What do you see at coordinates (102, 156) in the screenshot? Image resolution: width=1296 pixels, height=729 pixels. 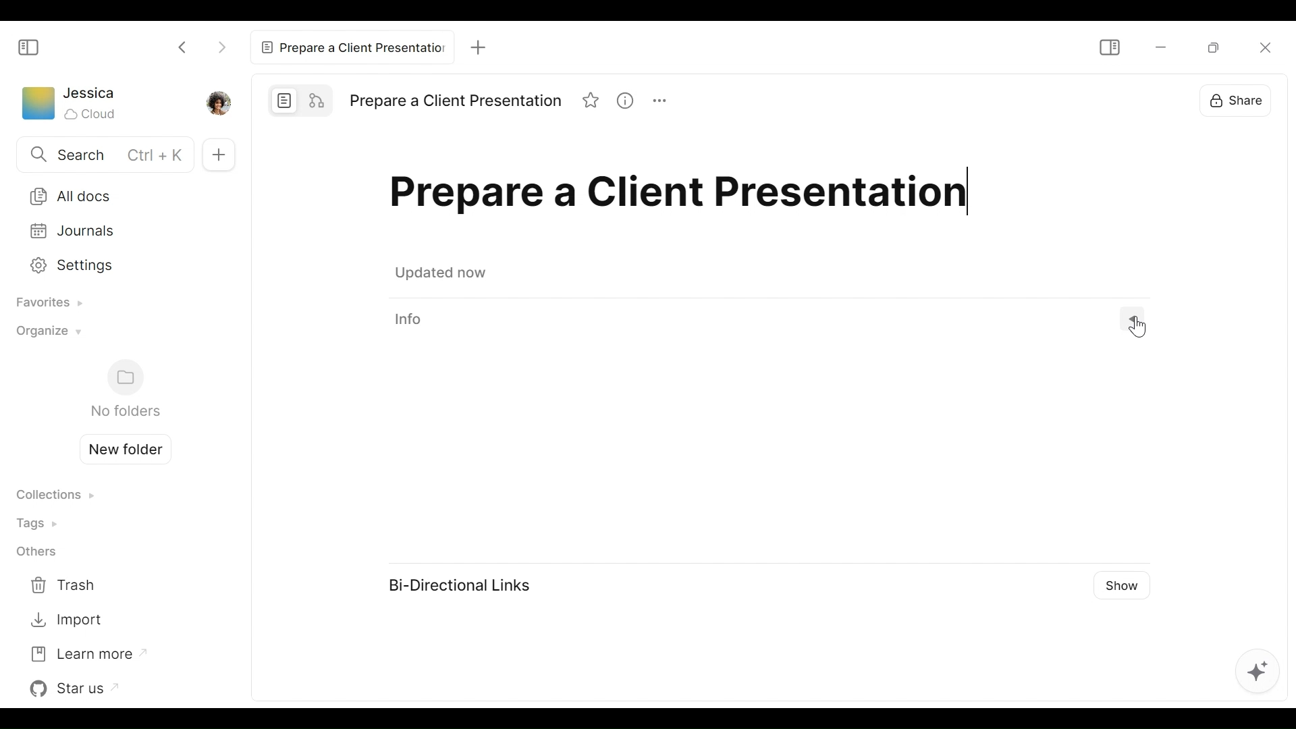 I see `Search` at bounding box center [102, 156].